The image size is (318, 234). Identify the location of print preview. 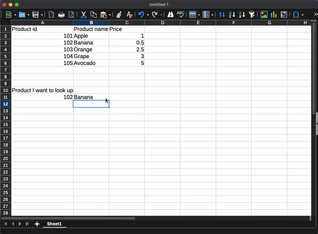
(72, 15).